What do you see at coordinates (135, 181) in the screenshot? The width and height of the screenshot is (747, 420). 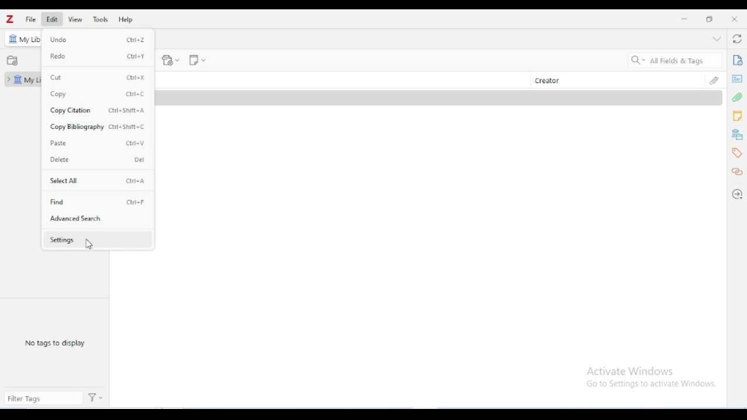 I see `ctrl+A` at bounding box center [135, 181].